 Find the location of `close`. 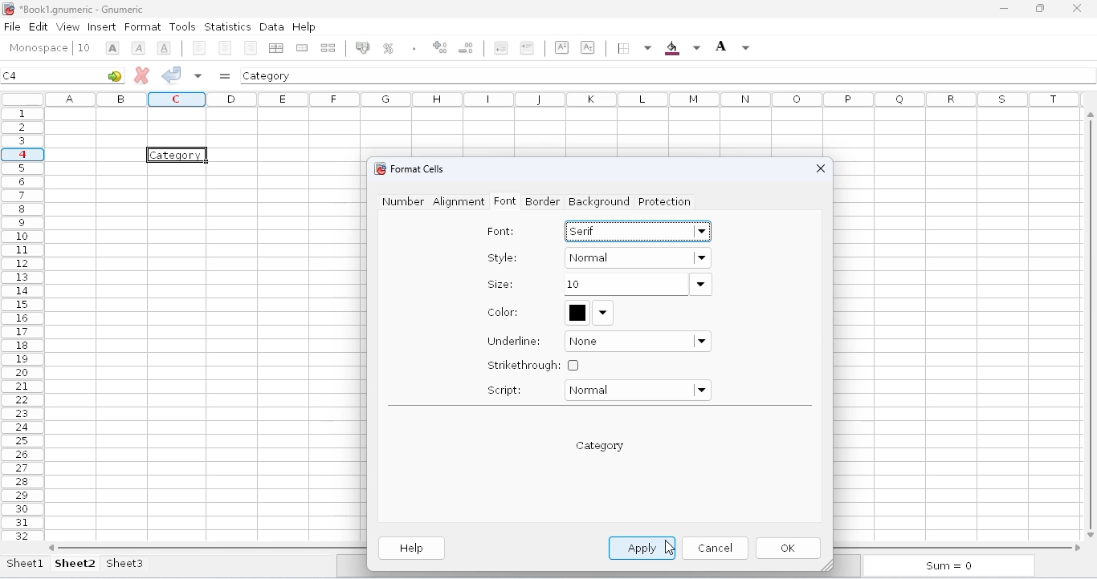

close is located at coordinates (818, 170).